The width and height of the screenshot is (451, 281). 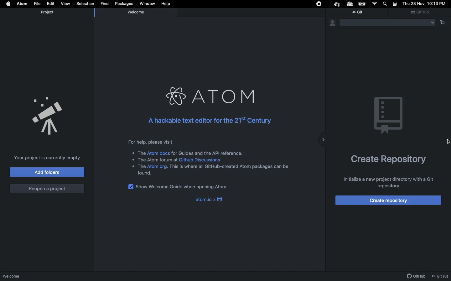 I want to click on Git identity, so click(x=332, y=23).